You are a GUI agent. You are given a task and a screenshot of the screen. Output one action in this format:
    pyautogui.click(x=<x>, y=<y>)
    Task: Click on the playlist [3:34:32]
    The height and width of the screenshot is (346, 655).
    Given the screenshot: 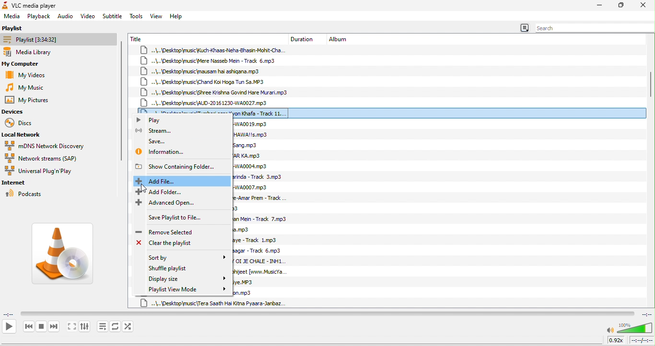 What is the action you would take?
    pyautogui.click(x=58, y=39)
    